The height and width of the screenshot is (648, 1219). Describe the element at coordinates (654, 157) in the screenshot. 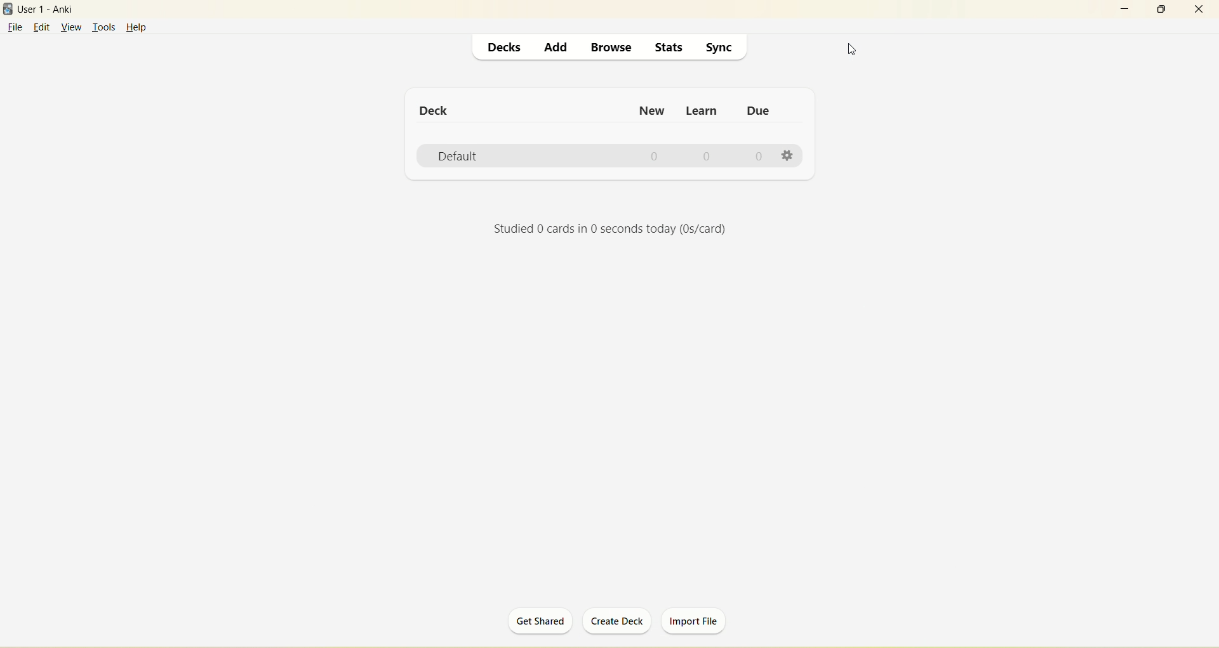

I see `0` at that location.